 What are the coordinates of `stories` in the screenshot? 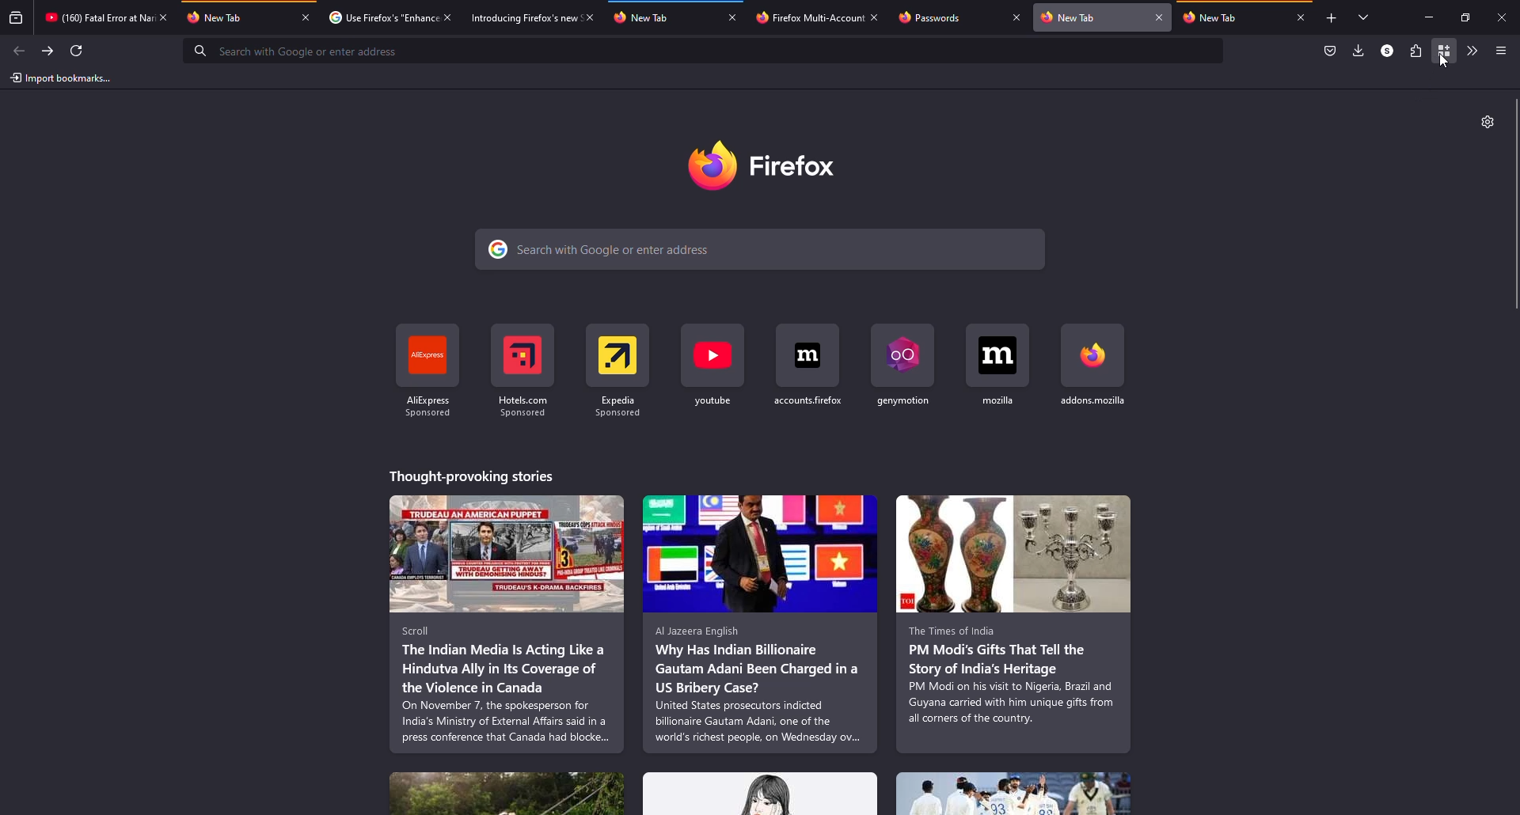 It's located at (507, 624).